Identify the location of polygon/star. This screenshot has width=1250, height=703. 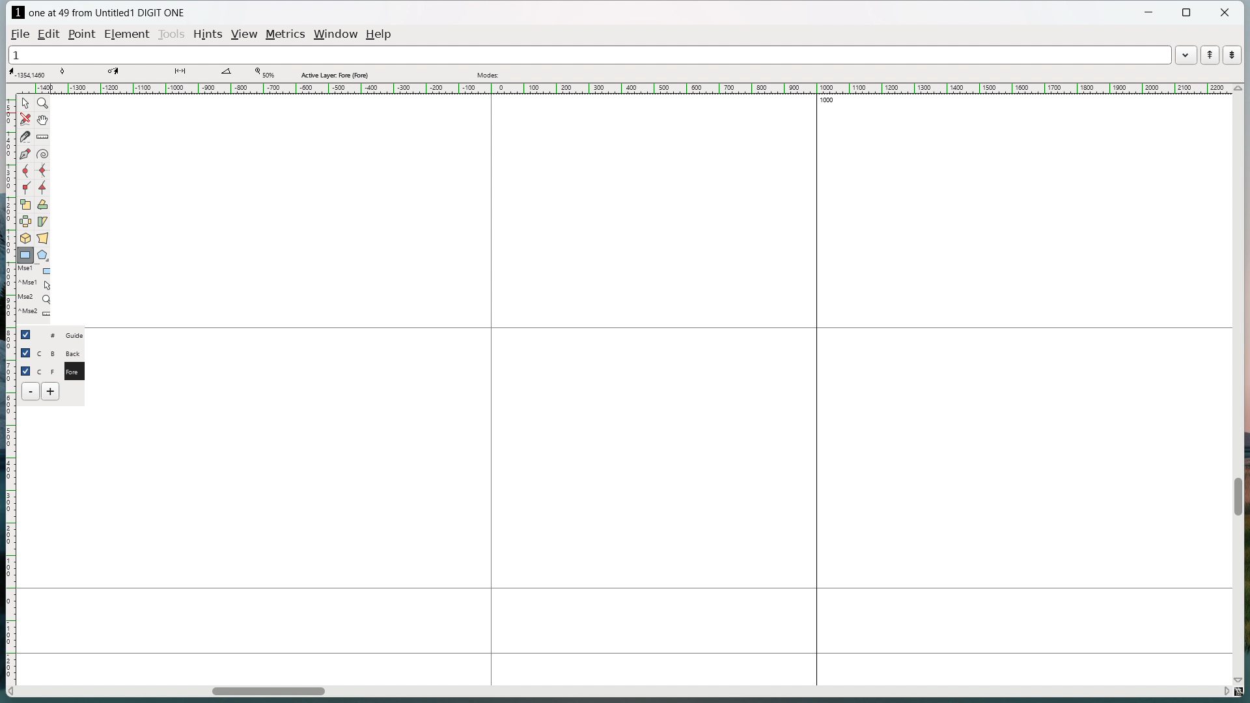
(43, 255).